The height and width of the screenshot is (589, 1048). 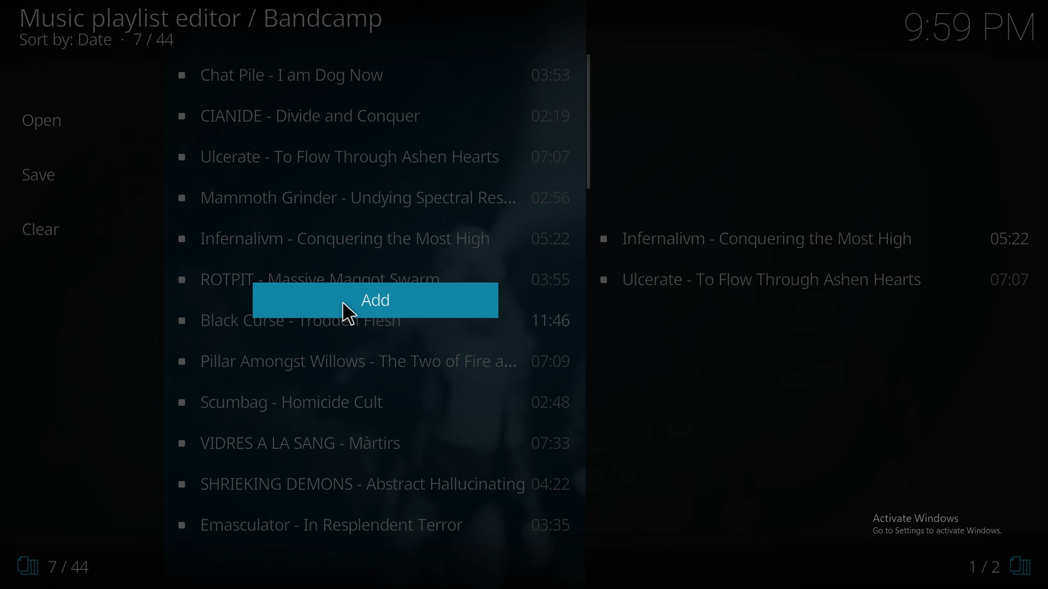 I want to click on music, so click(x=377, y=363).